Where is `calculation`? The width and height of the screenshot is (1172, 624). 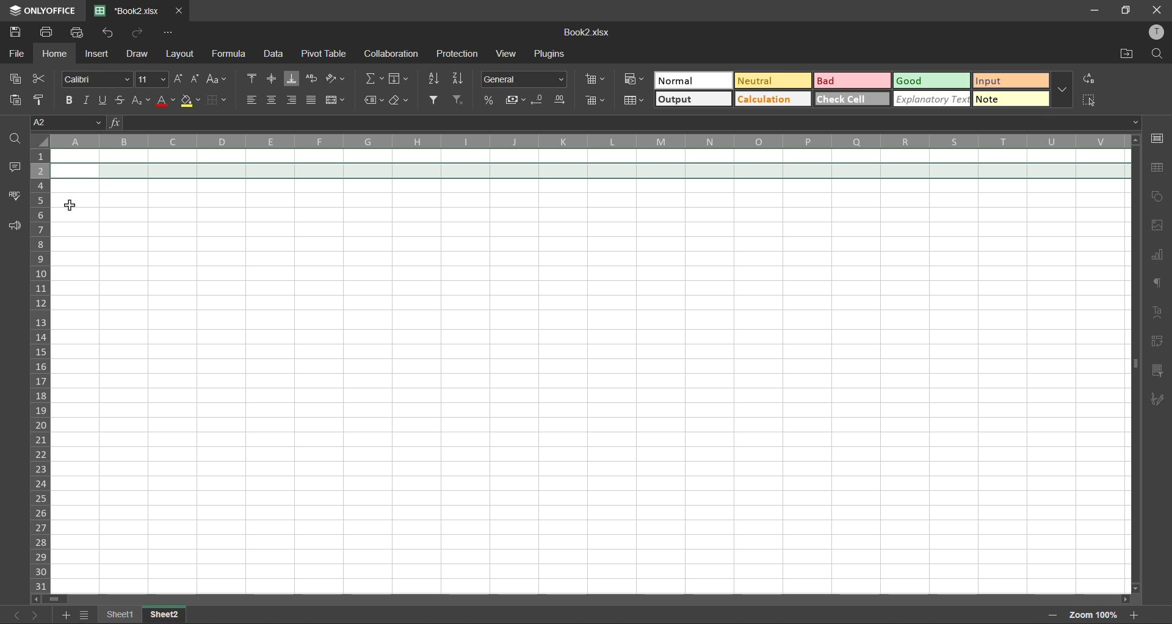 calculation is located at coordinates (772, 100).